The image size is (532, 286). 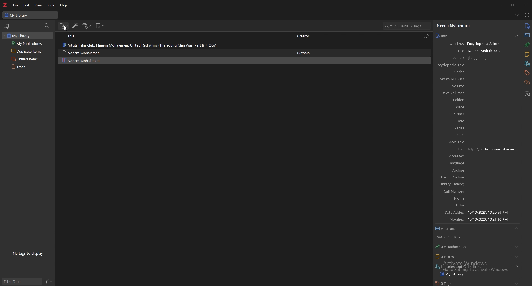 What do you see at coordinates (450, 93) in the screenshot?
I see `# of volumes` at bounding box center [450, 93].